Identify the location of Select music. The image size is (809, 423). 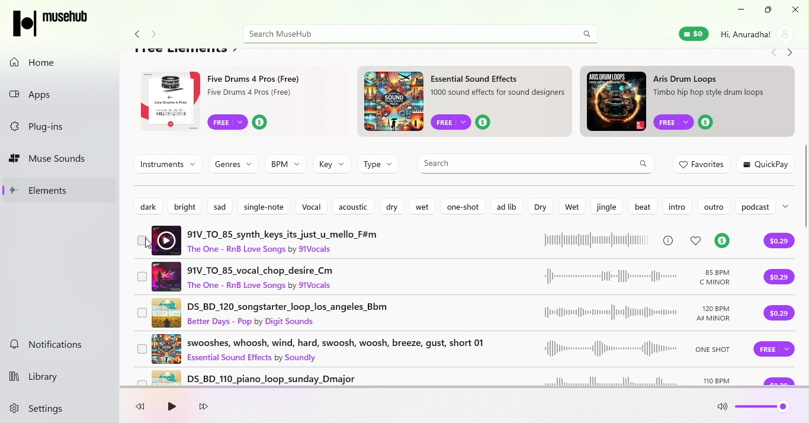
(142, 278).